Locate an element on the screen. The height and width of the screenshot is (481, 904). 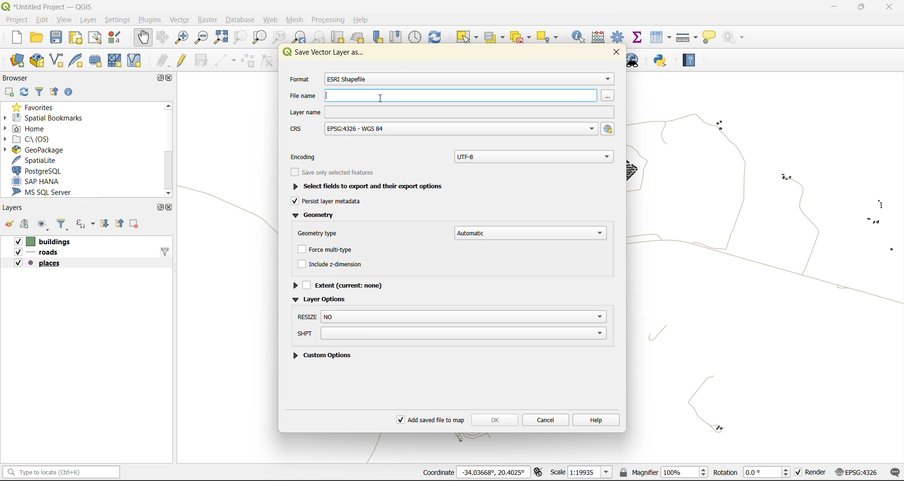
close is located at coordinates (887, 8).